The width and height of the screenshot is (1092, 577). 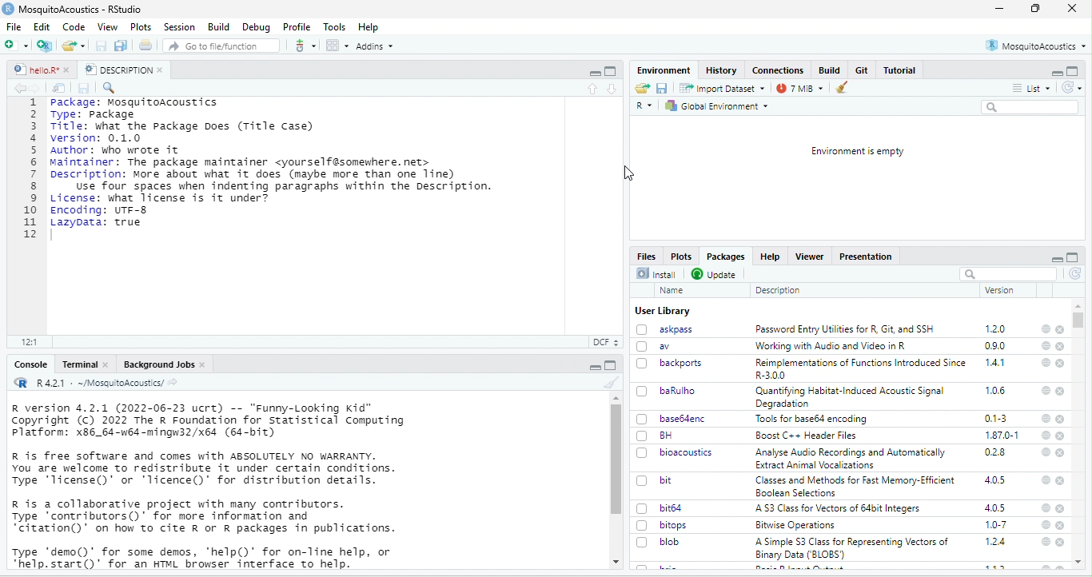 What do you see at coordinates (1062, 436) in the screenshot?
I see `close` at bounding box center [1062, 436].